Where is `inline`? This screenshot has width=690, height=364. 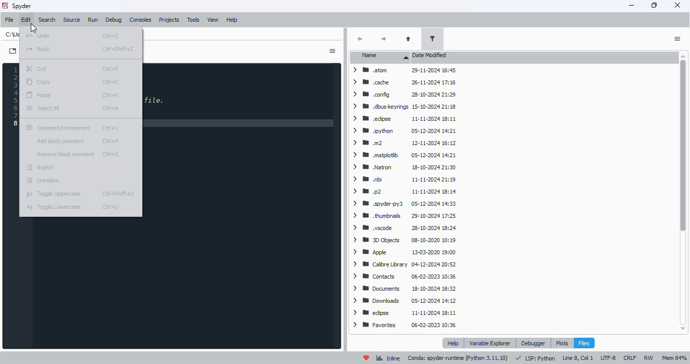
inline is located at coordinates (388, 358).